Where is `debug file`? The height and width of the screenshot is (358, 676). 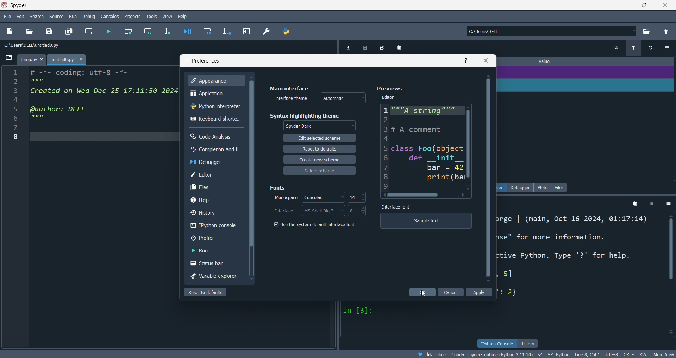 debug file is located at coordinates (189, 32).